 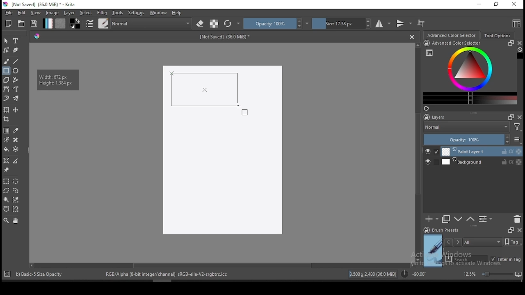 I want to click on Target, so click(x=8, y=274).